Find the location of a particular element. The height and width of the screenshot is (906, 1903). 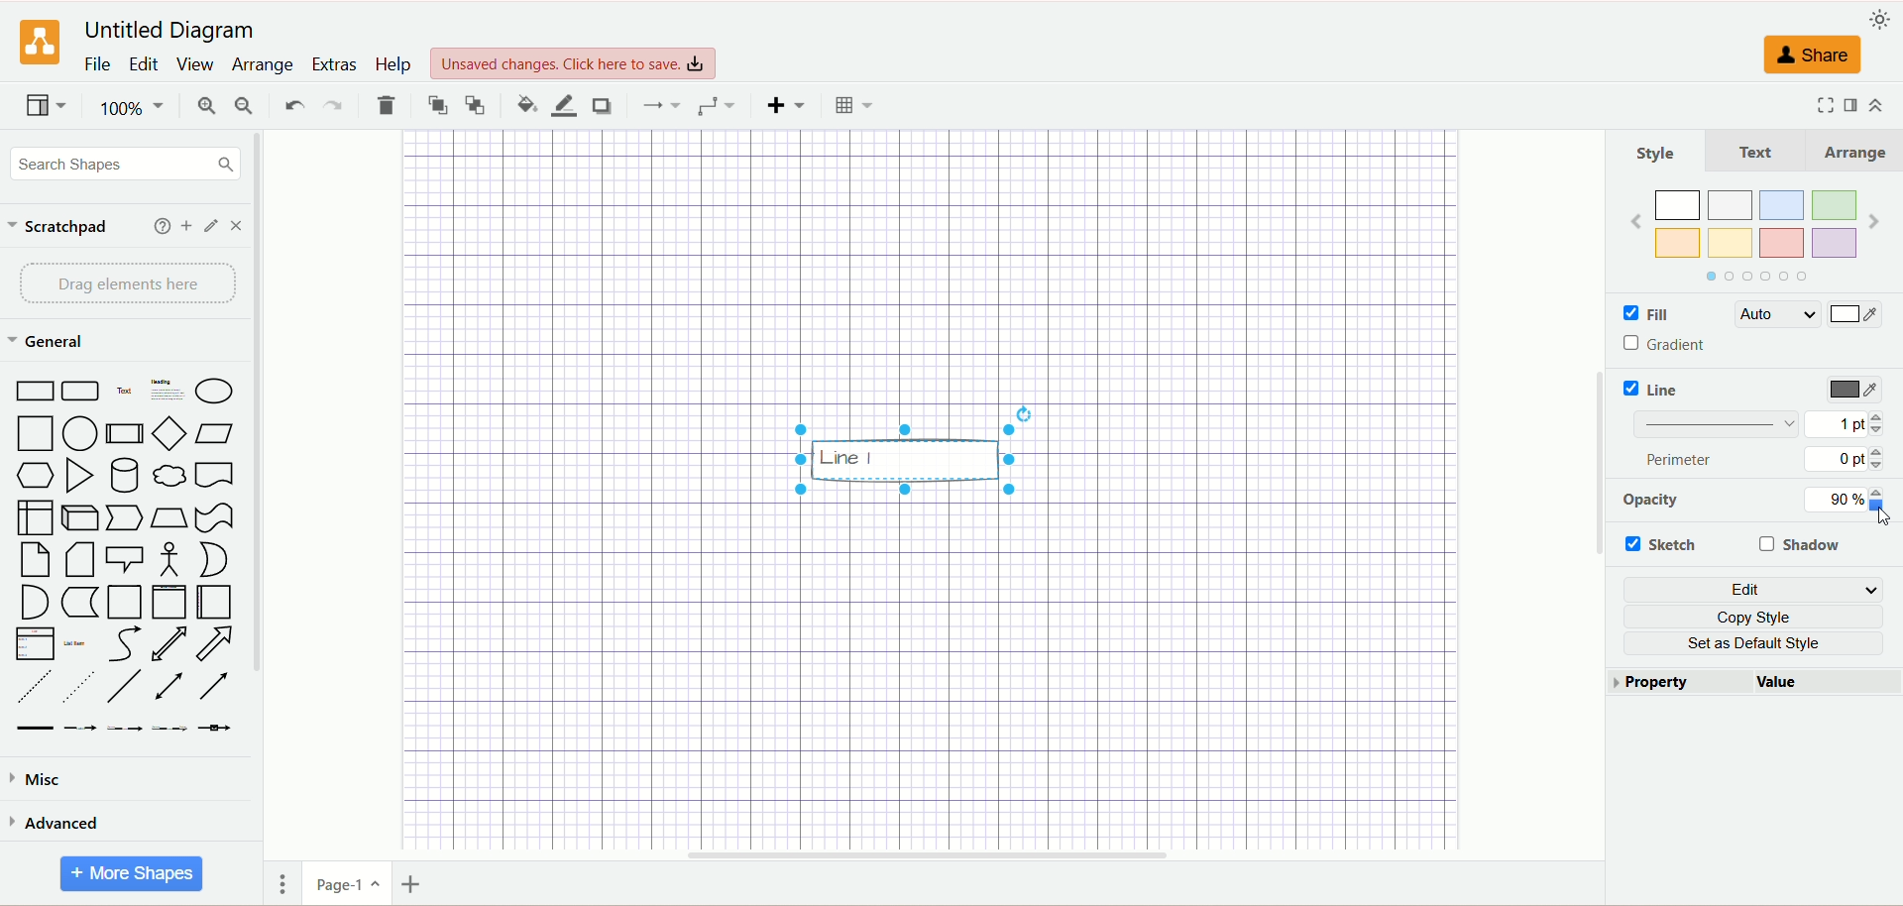

vertical scroll bar is located at coordinates (261, 495).